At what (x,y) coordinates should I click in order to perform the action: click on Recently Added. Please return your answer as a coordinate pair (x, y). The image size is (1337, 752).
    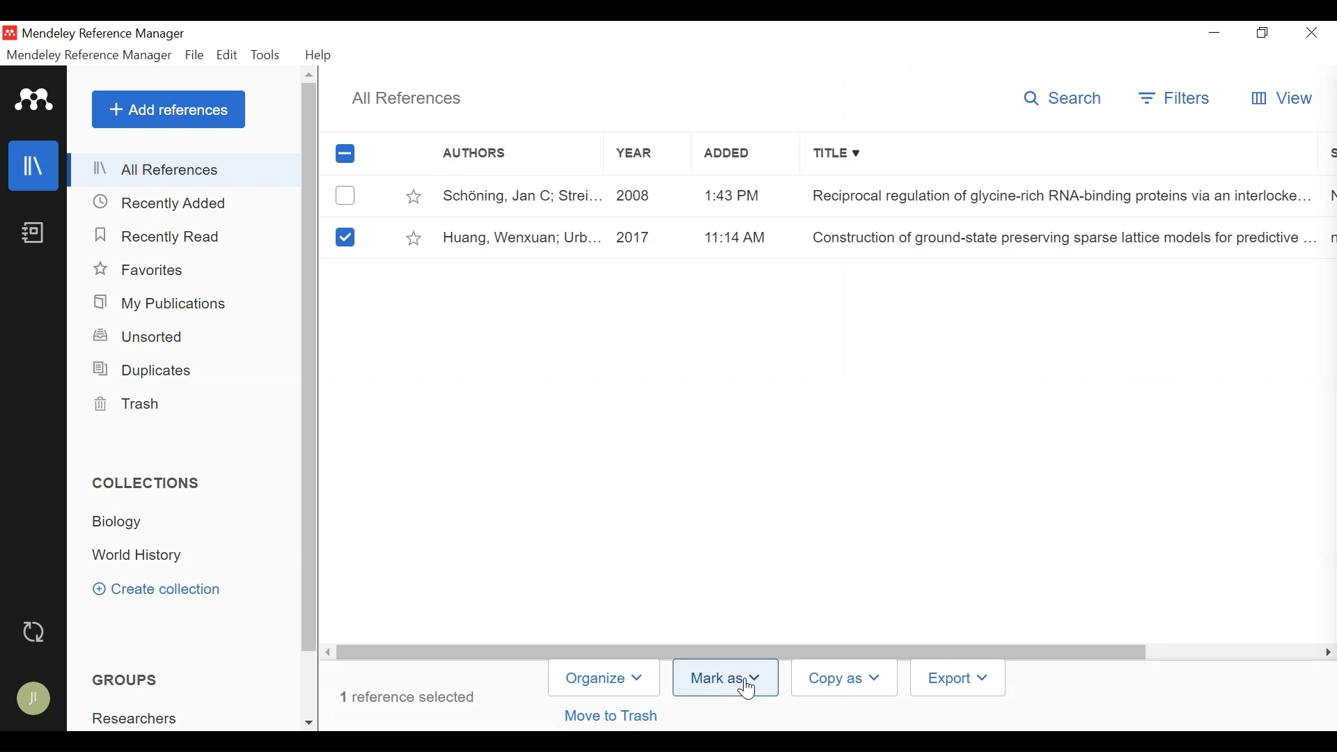
    Looking at the image, I should click on (168, 203).